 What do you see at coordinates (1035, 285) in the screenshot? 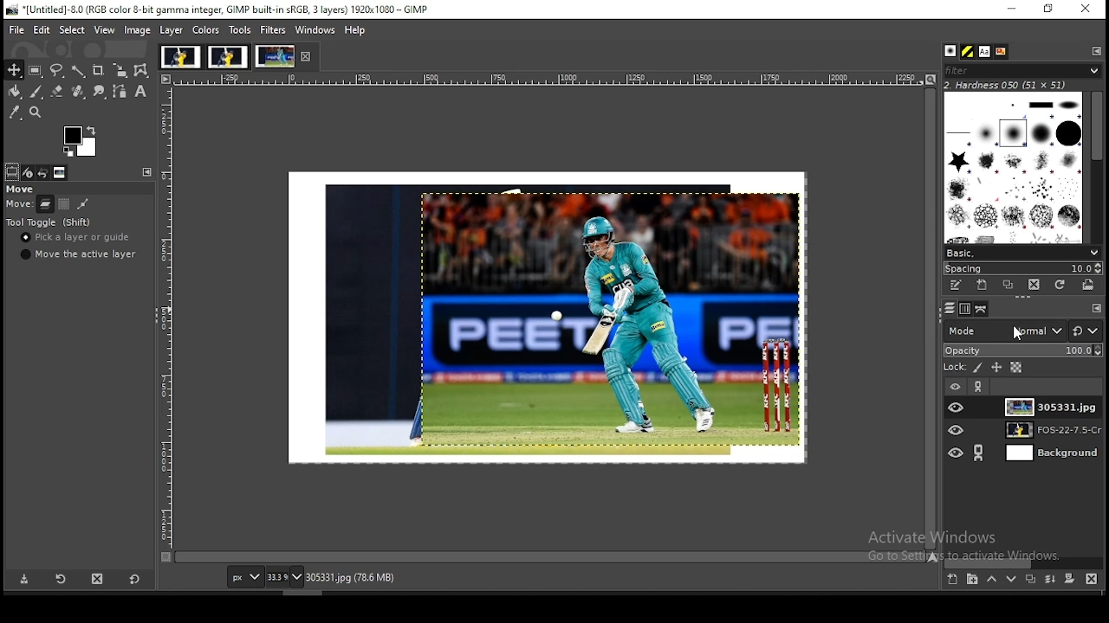
I see `delete brush` at bounding box center [1035, 285].